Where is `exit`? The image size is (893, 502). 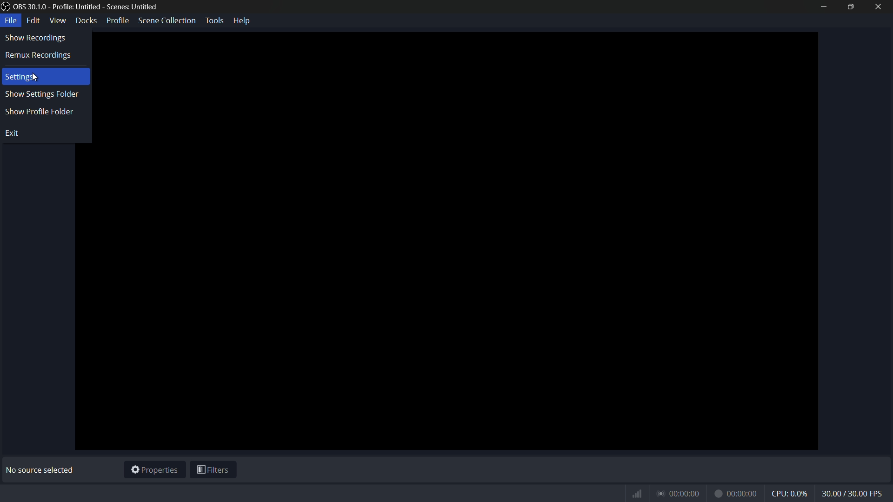 exit is located at coordinates (14, 134).